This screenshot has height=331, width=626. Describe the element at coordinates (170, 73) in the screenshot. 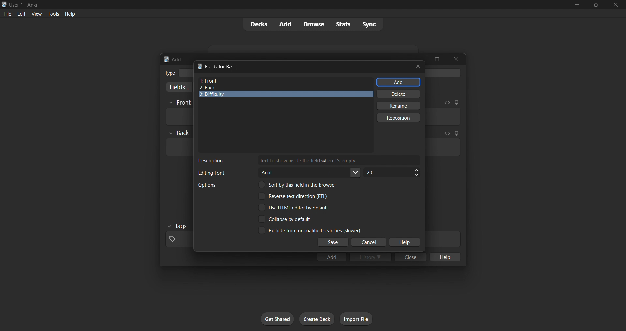

I see `Text` at that location.